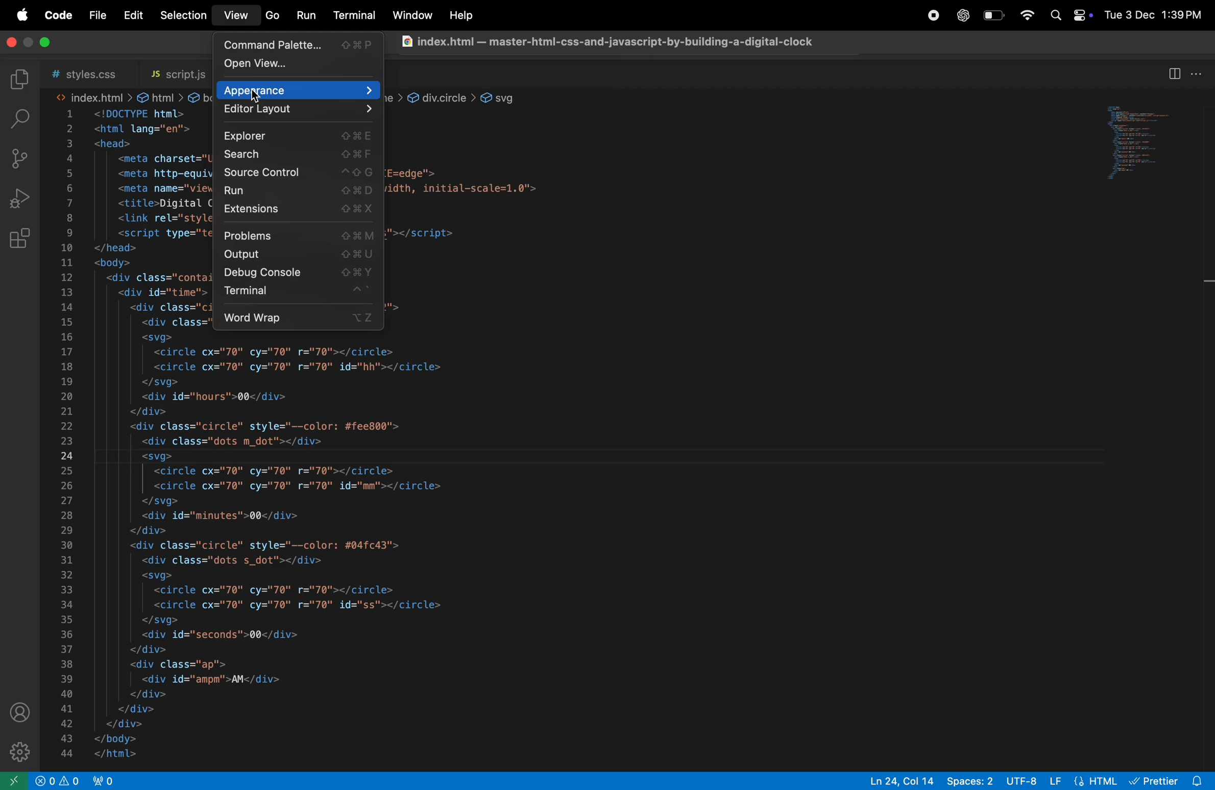 This screenshot has width=1215, height=790. What do you see at coordinates (297, 255) in the screenshot?
I see `output` at bounding box center [297, 255].